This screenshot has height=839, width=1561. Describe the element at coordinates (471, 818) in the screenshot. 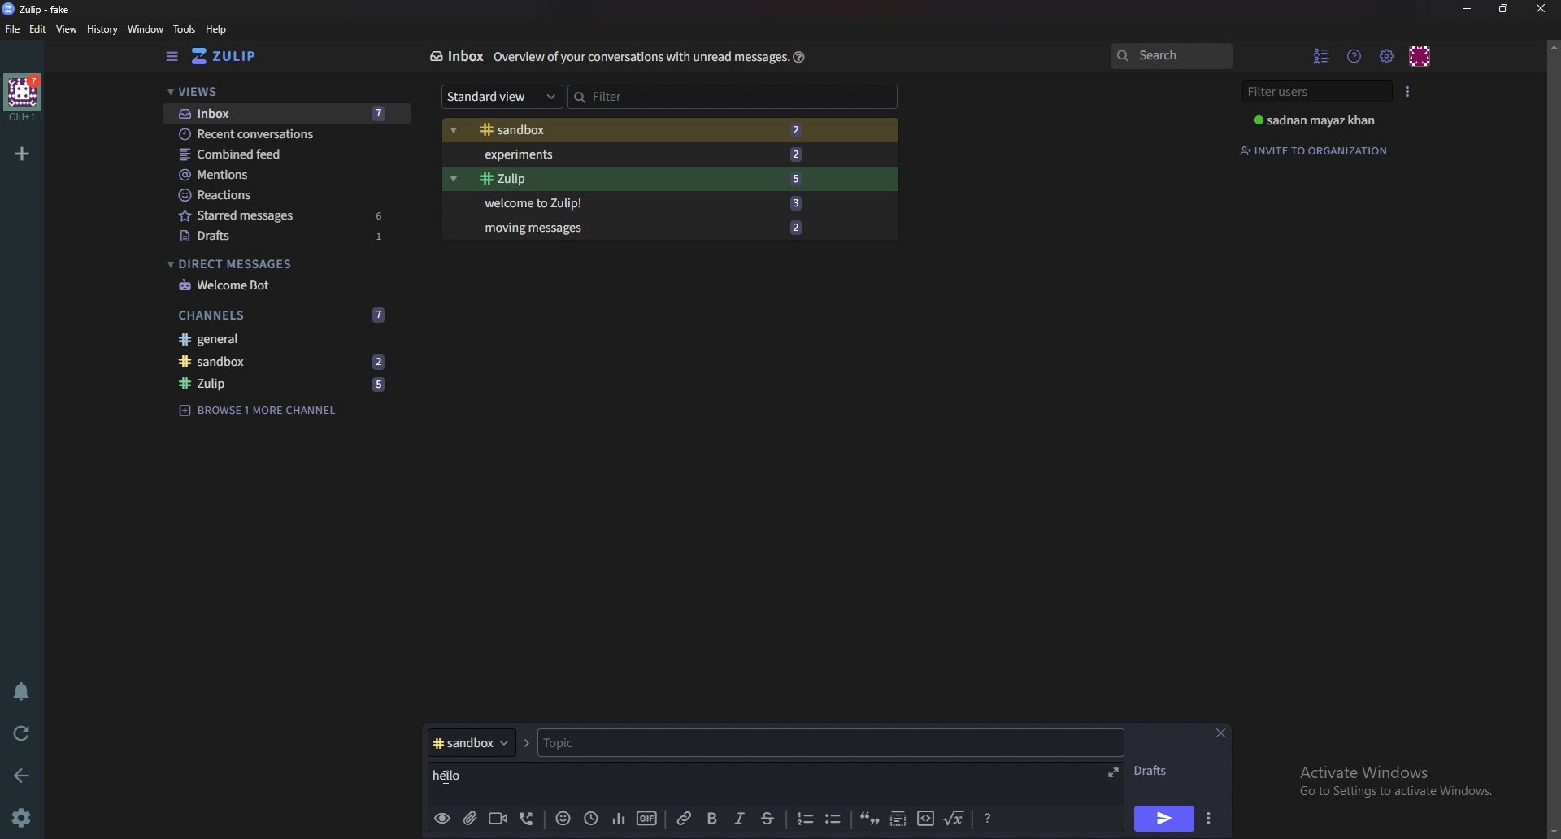

I see `Upload file` at that location.